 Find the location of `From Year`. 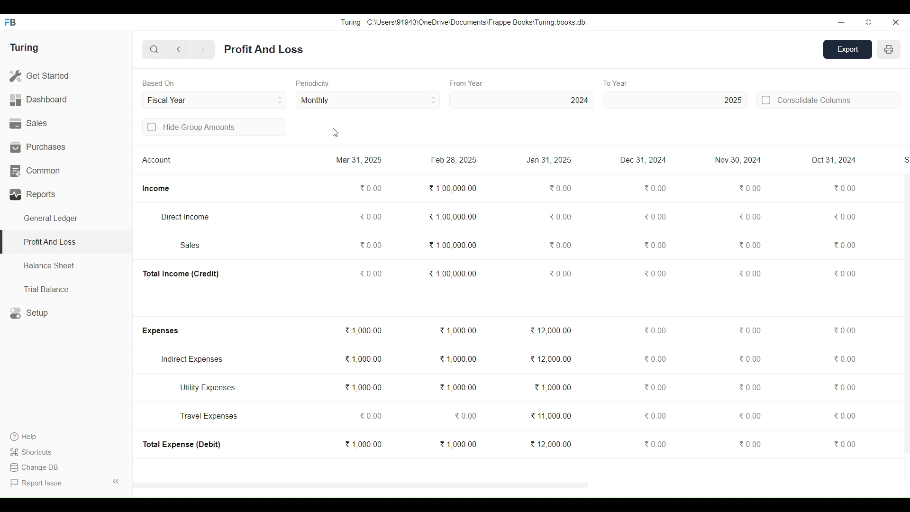

From Year is located at coordinates (467, 83).